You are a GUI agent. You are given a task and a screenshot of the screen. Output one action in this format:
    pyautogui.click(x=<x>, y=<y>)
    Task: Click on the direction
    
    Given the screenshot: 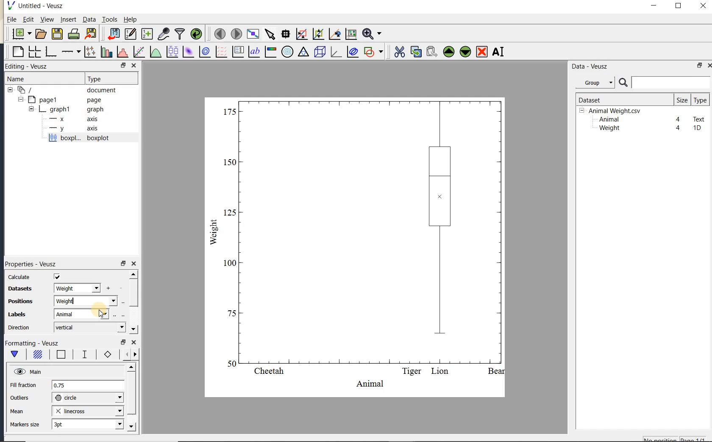 What is the action you would take?
    pyautogui.click(x=19, y=327)
    